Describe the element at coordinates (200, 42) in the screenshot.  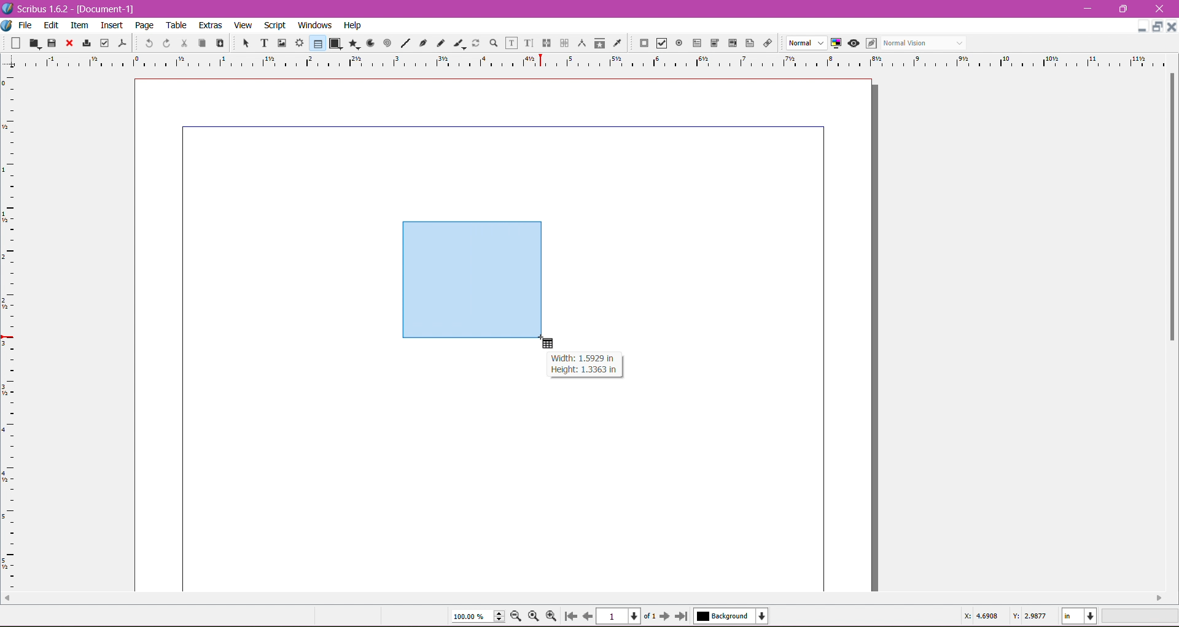
I see `Copy` at that location.